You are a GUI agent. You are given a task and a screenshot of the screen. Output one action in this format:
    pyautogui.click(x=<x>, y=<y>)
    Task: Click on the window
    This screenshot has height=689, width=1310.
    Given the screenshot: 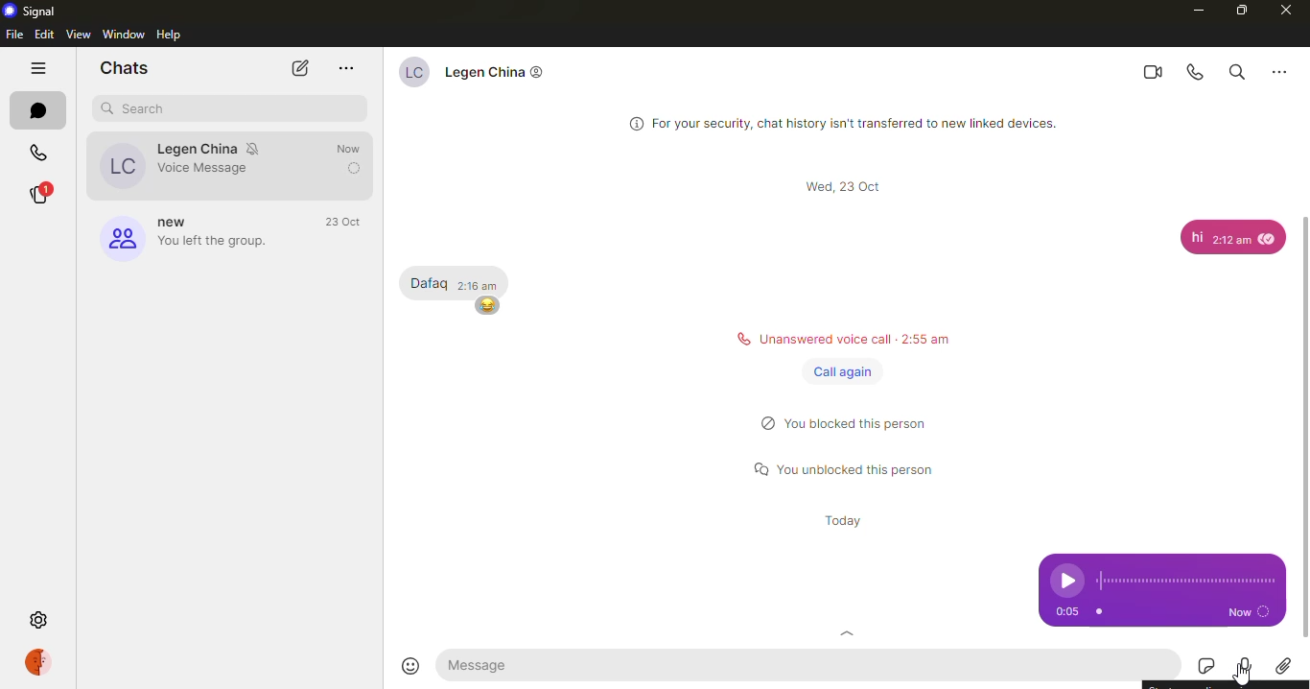 What is the action you would take?
    pyautogui.click(x=125, y=33)
    